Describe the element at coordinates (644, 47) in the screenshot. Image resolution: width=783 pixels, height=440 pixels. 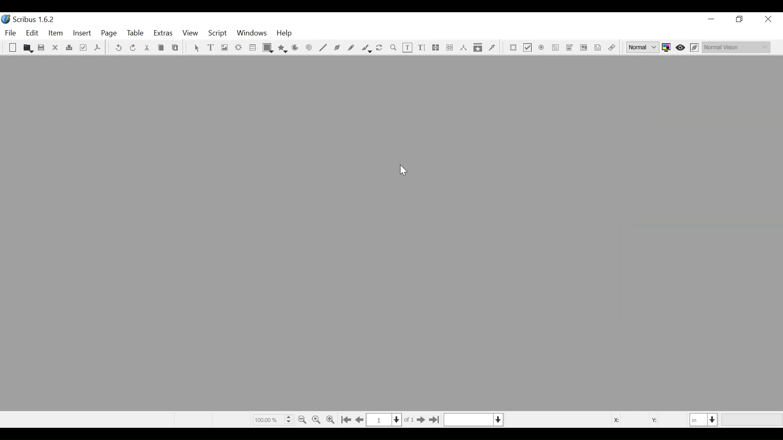
I see `Select the image preview quality` at that location.